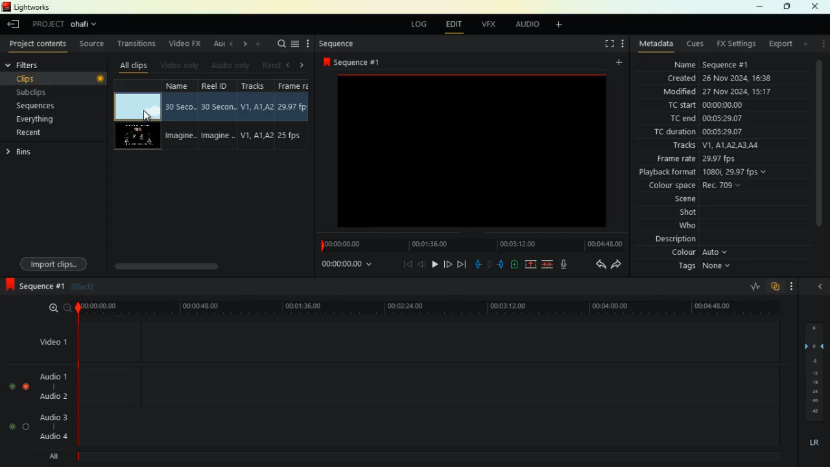  Describe the element at coordinates (697, 160) in the screenshot. I see `frame rate` at that location.